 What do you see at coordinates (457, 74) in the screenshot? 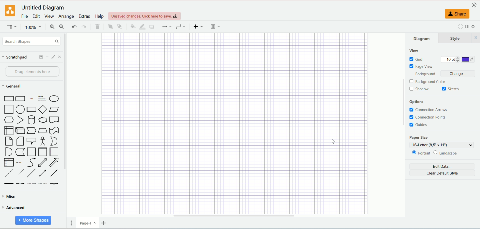
I see `change` at bounding box center [457, 74].